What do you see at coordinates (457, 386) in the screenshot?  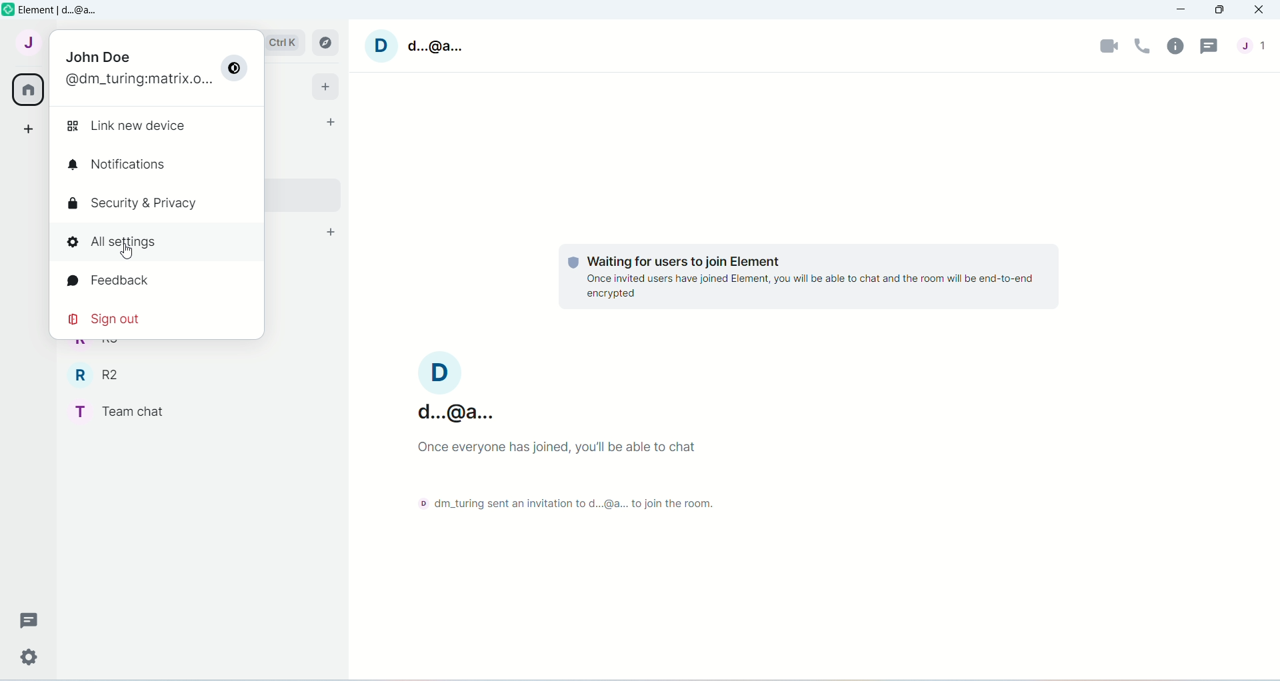 I see `Username-d..@a` at bounding box center [457, 386].